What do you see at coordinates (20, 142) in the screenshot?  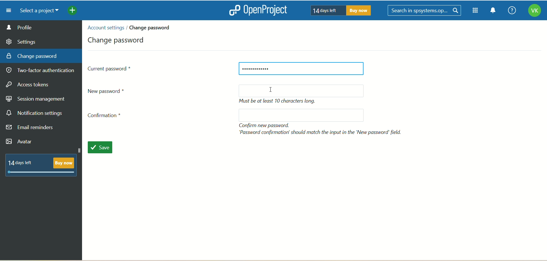 I see `avatar` at bounding box center [20, 142].